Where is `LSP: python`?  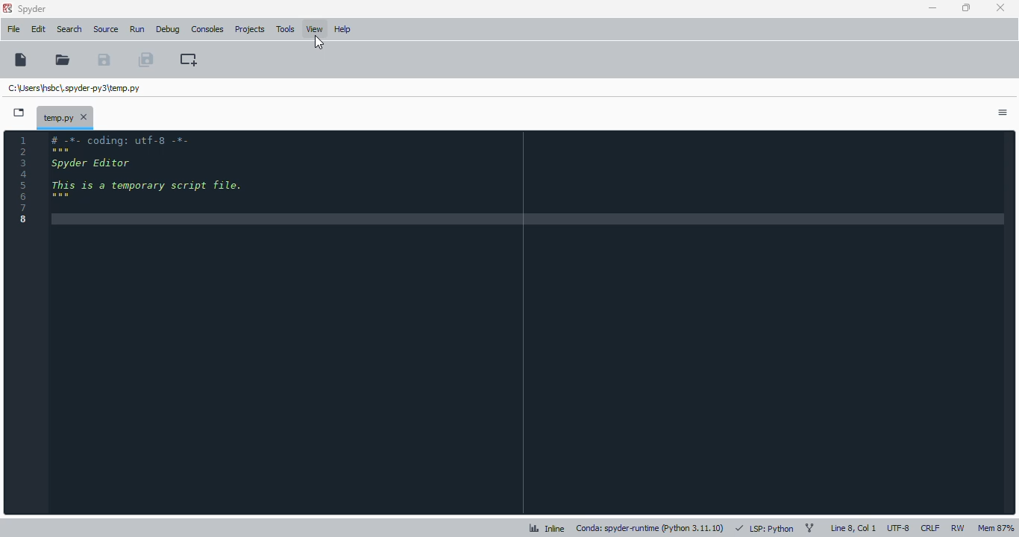
LSP: python is located at coordinates (764, 527).